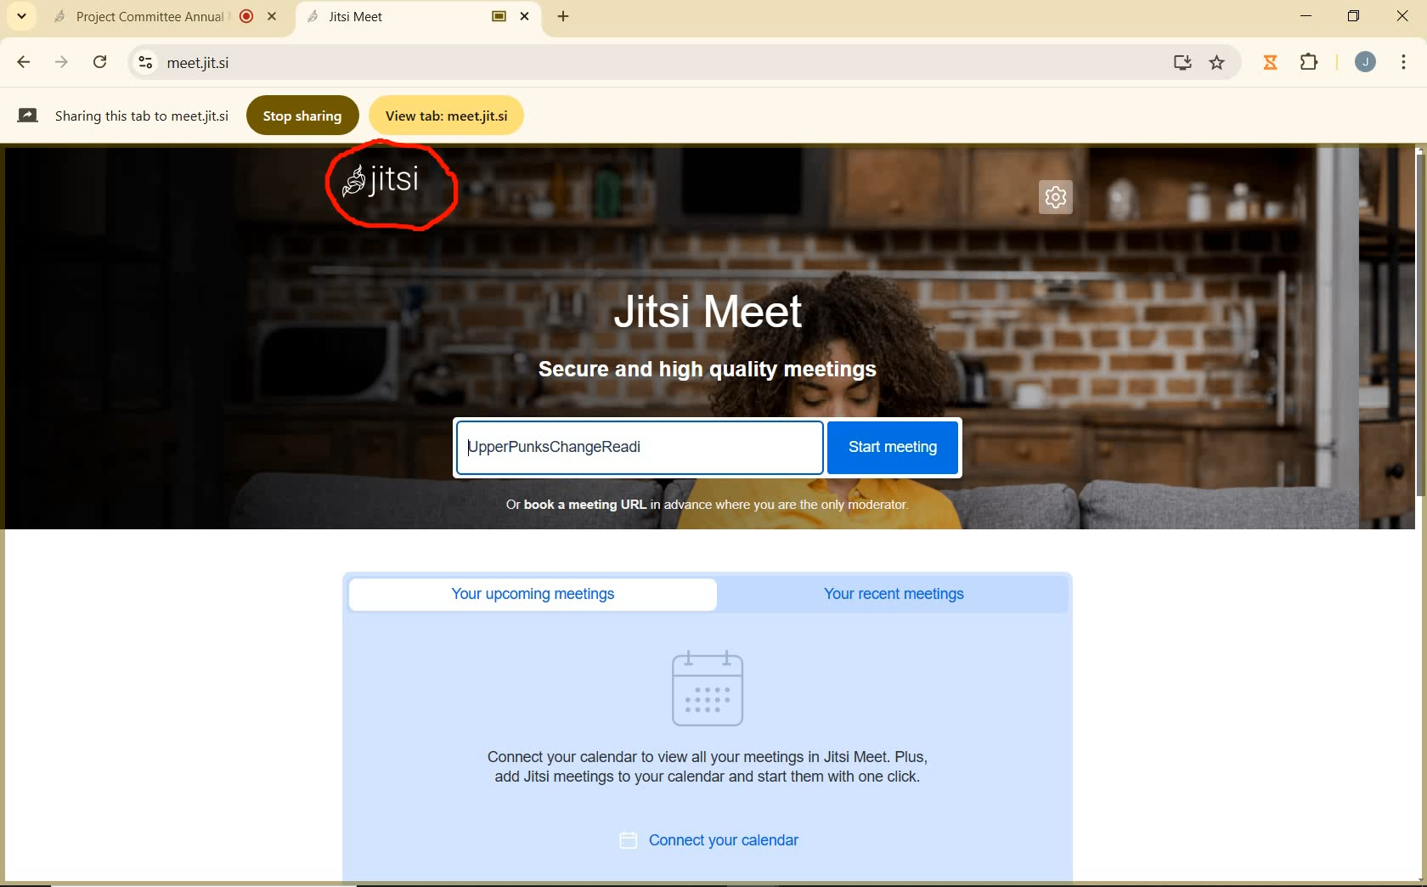  Describe the element at coordinates (162, 16) in the screenshot. I see `Project Committee Annual` at that location.